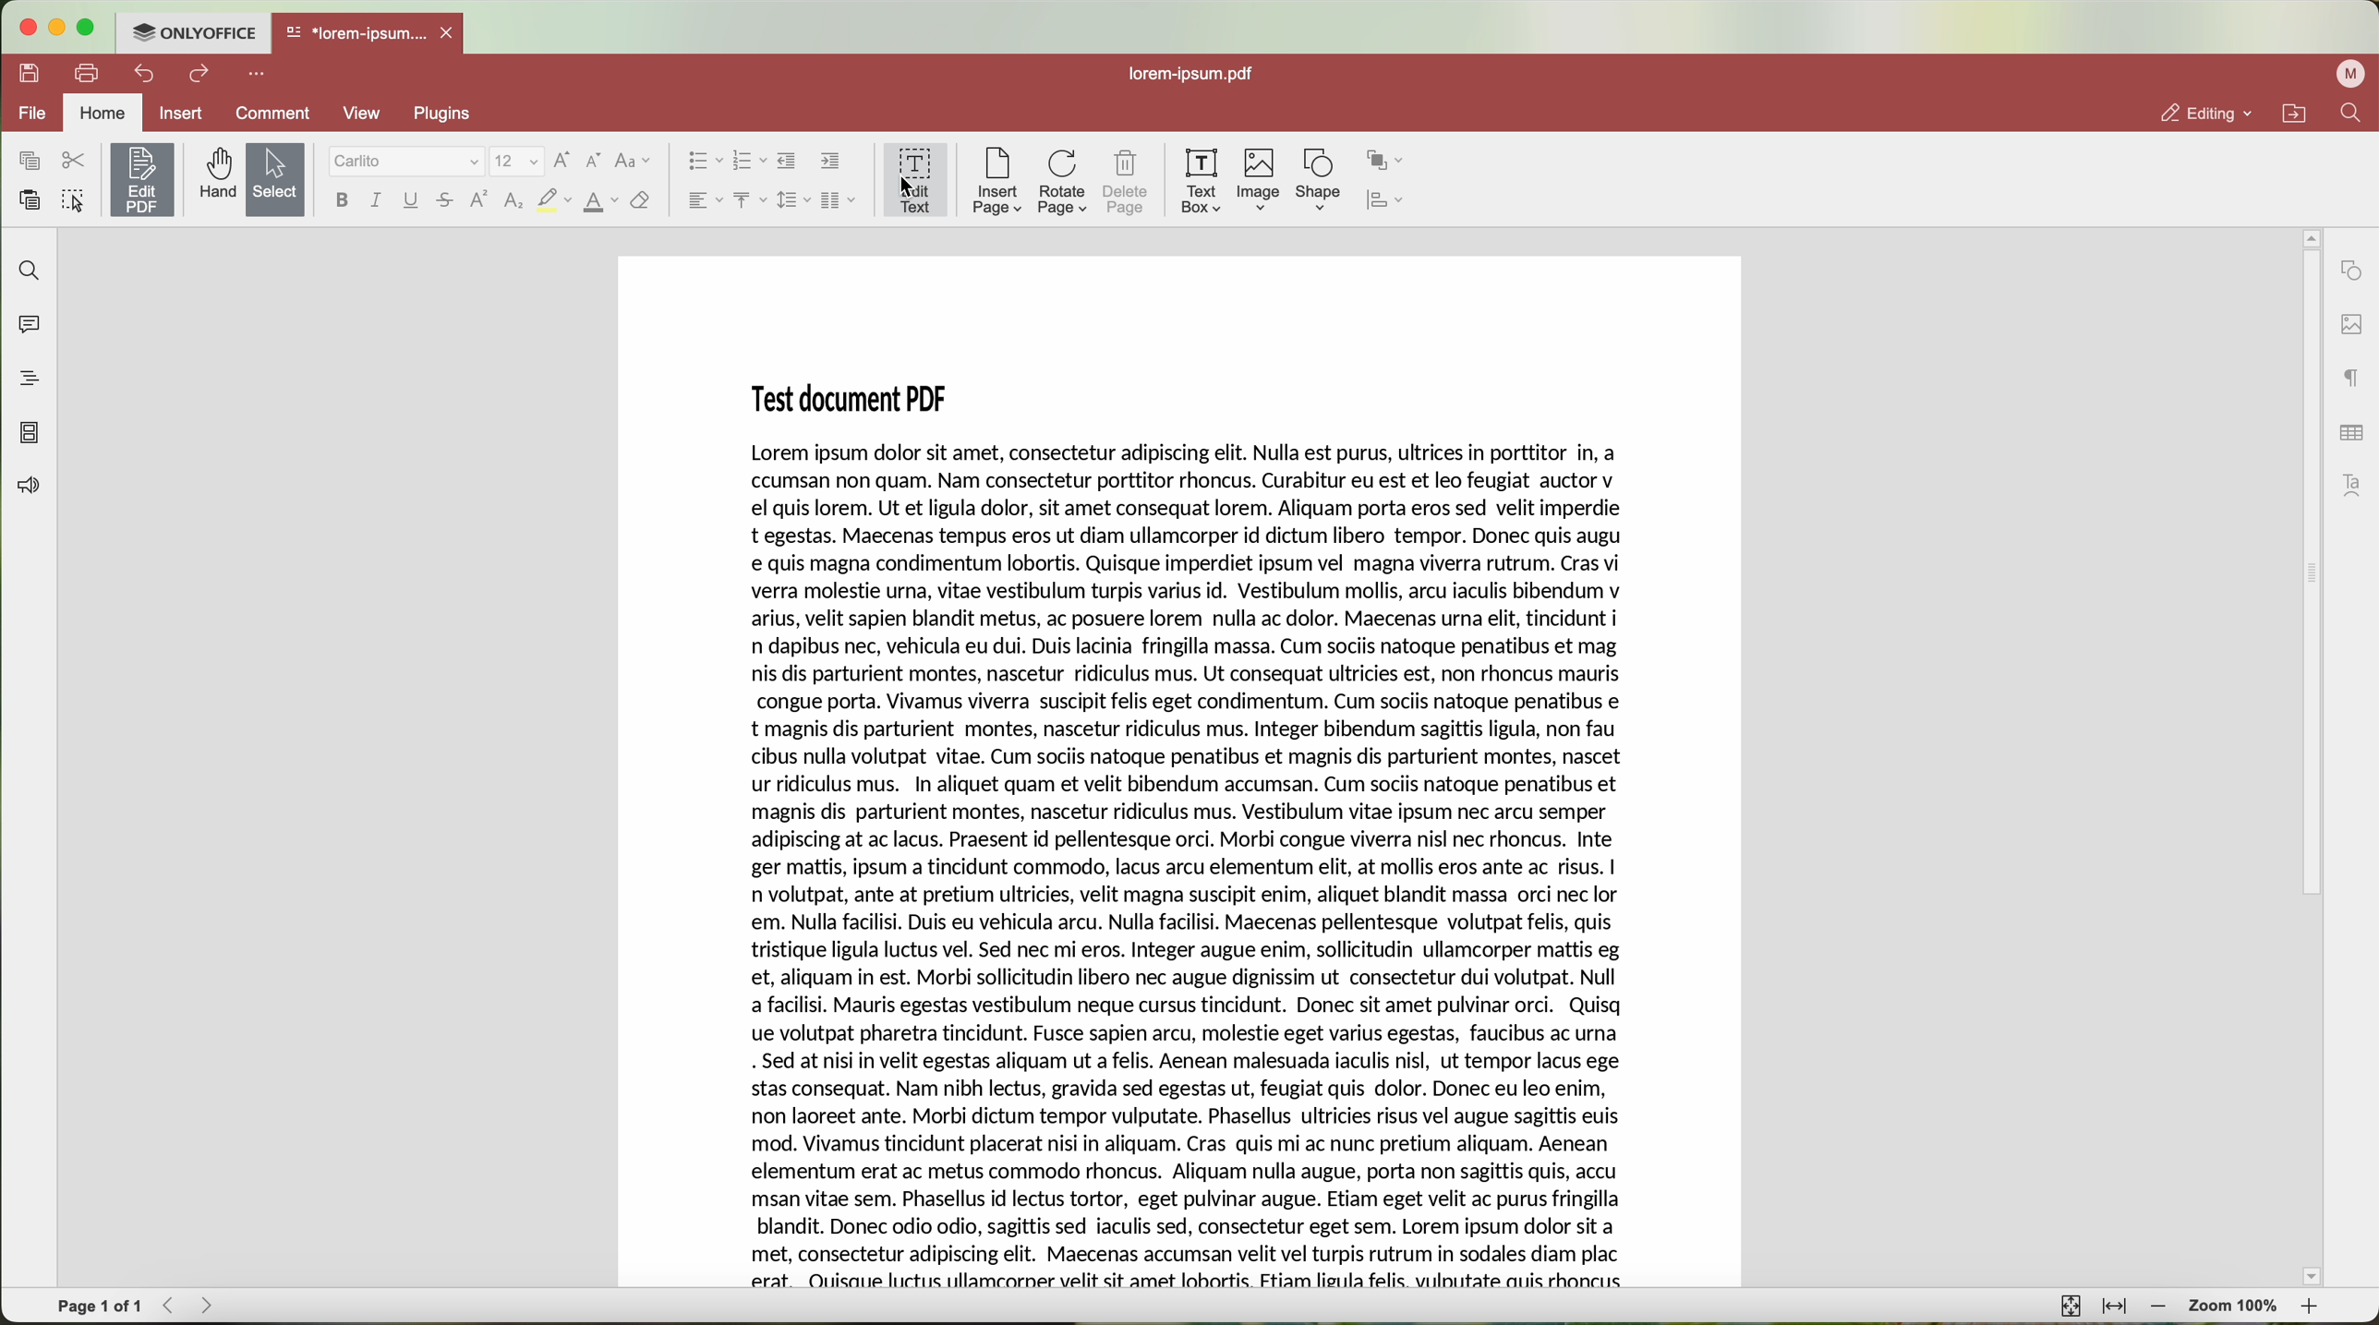  I want to click on heading, so click(28, 373).